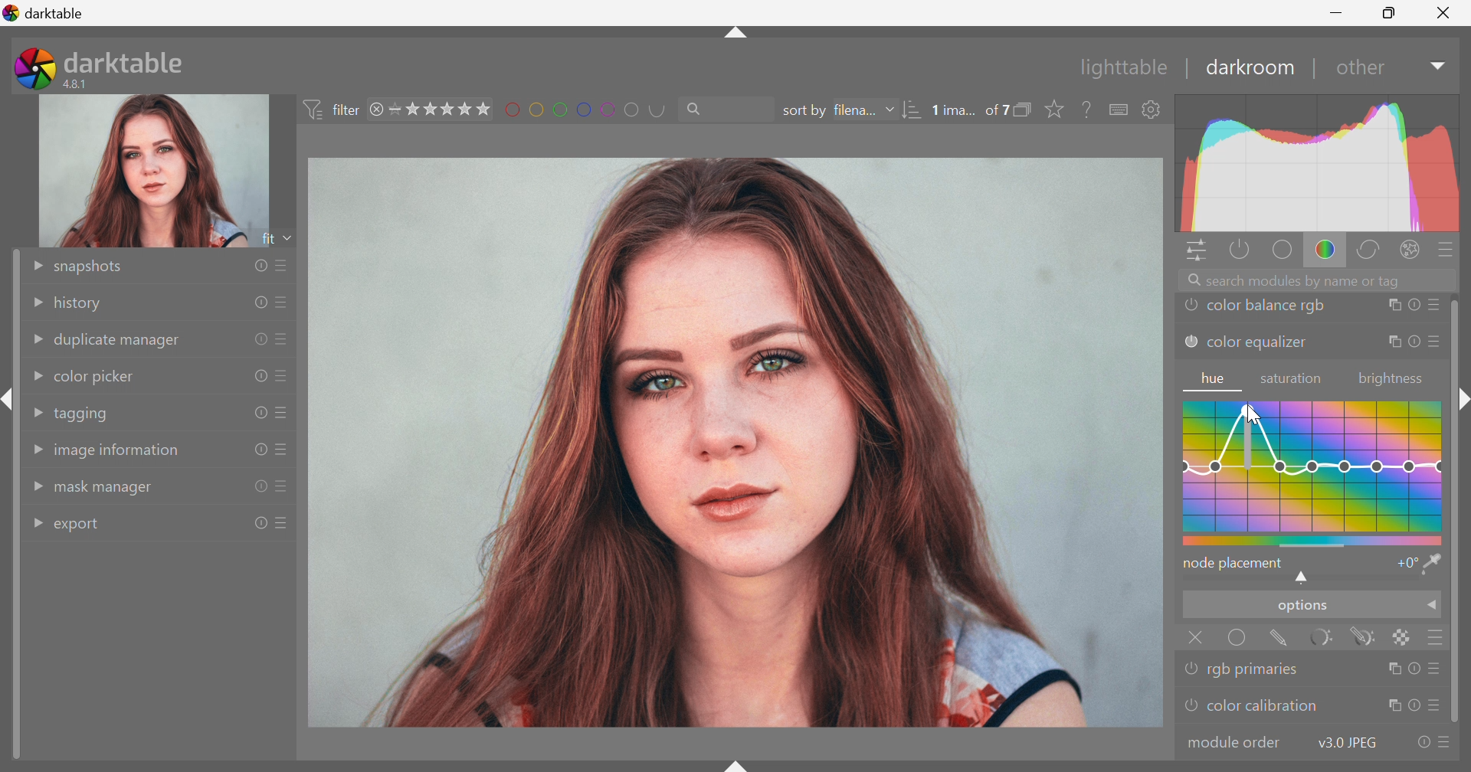 The height and width of the screenshot is (772, 1471). Describe the element at coordinates (1391, 15) in the screenshot. I see `Restore Down` at that location.